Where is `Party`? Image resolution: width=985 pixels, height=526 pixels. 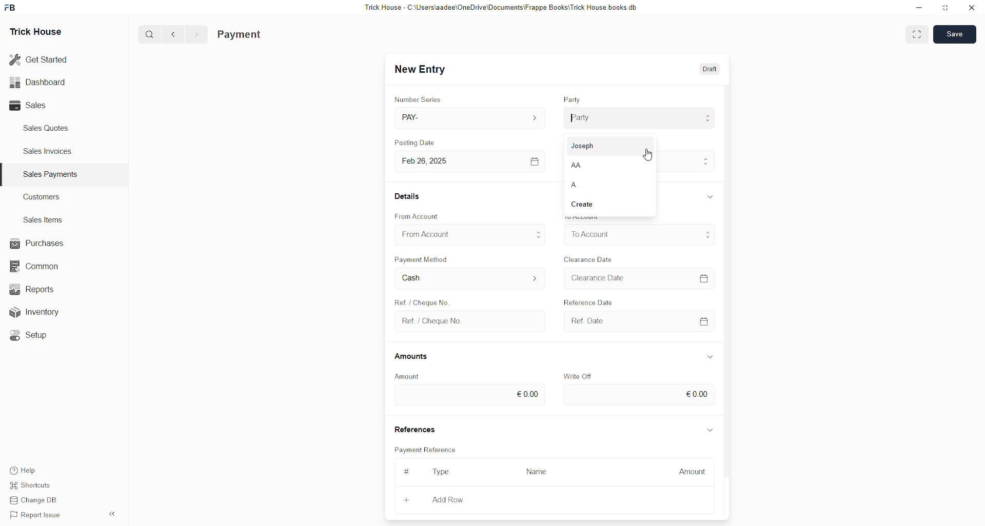
Party is located at coordinates (641, 118).